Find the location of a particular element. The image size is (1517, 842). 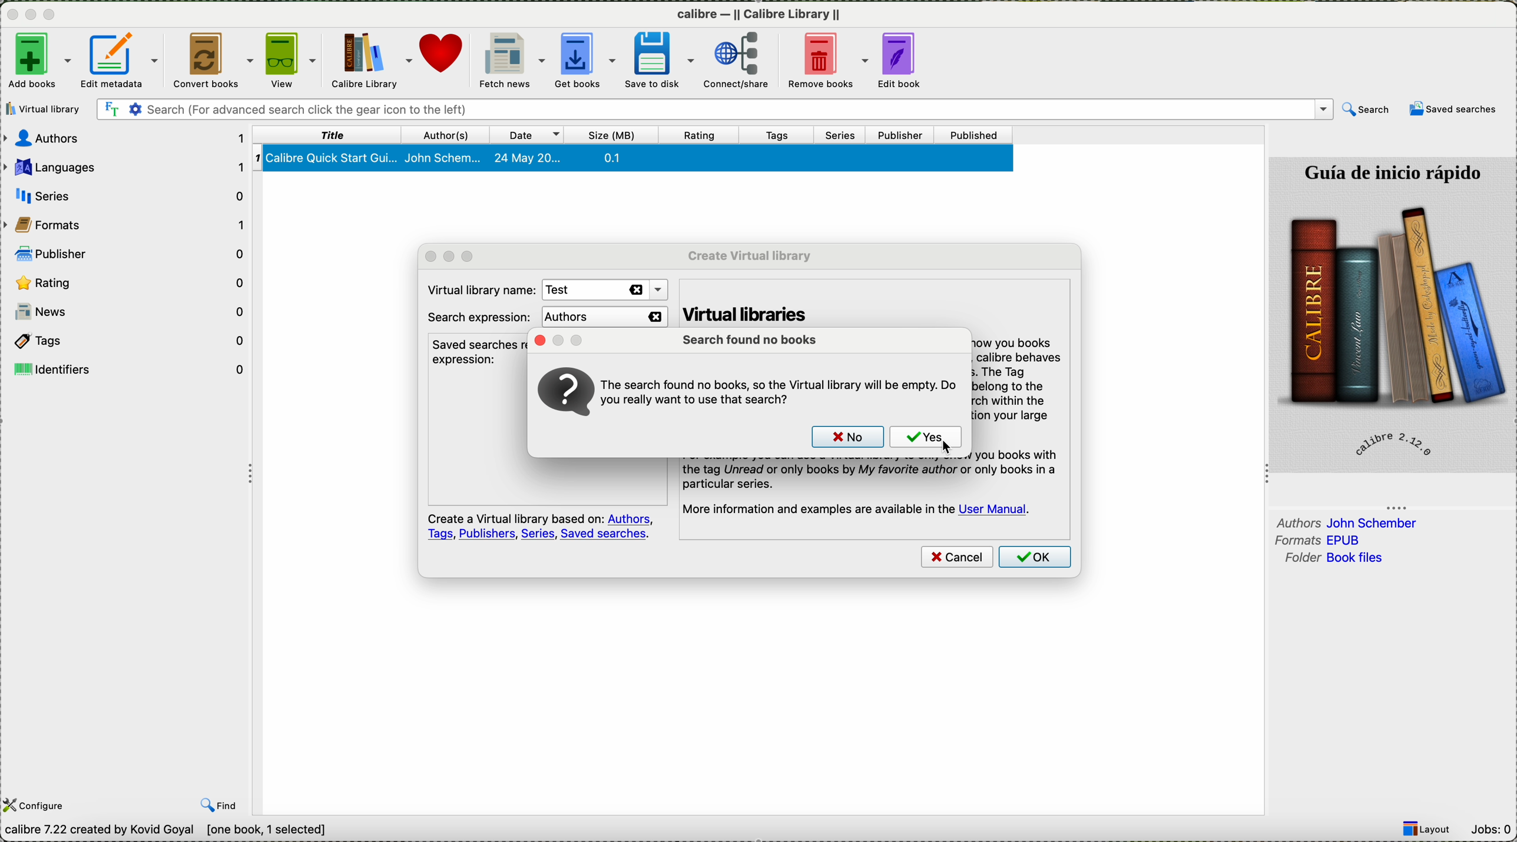

search expression is located at coordinates (479, 318).